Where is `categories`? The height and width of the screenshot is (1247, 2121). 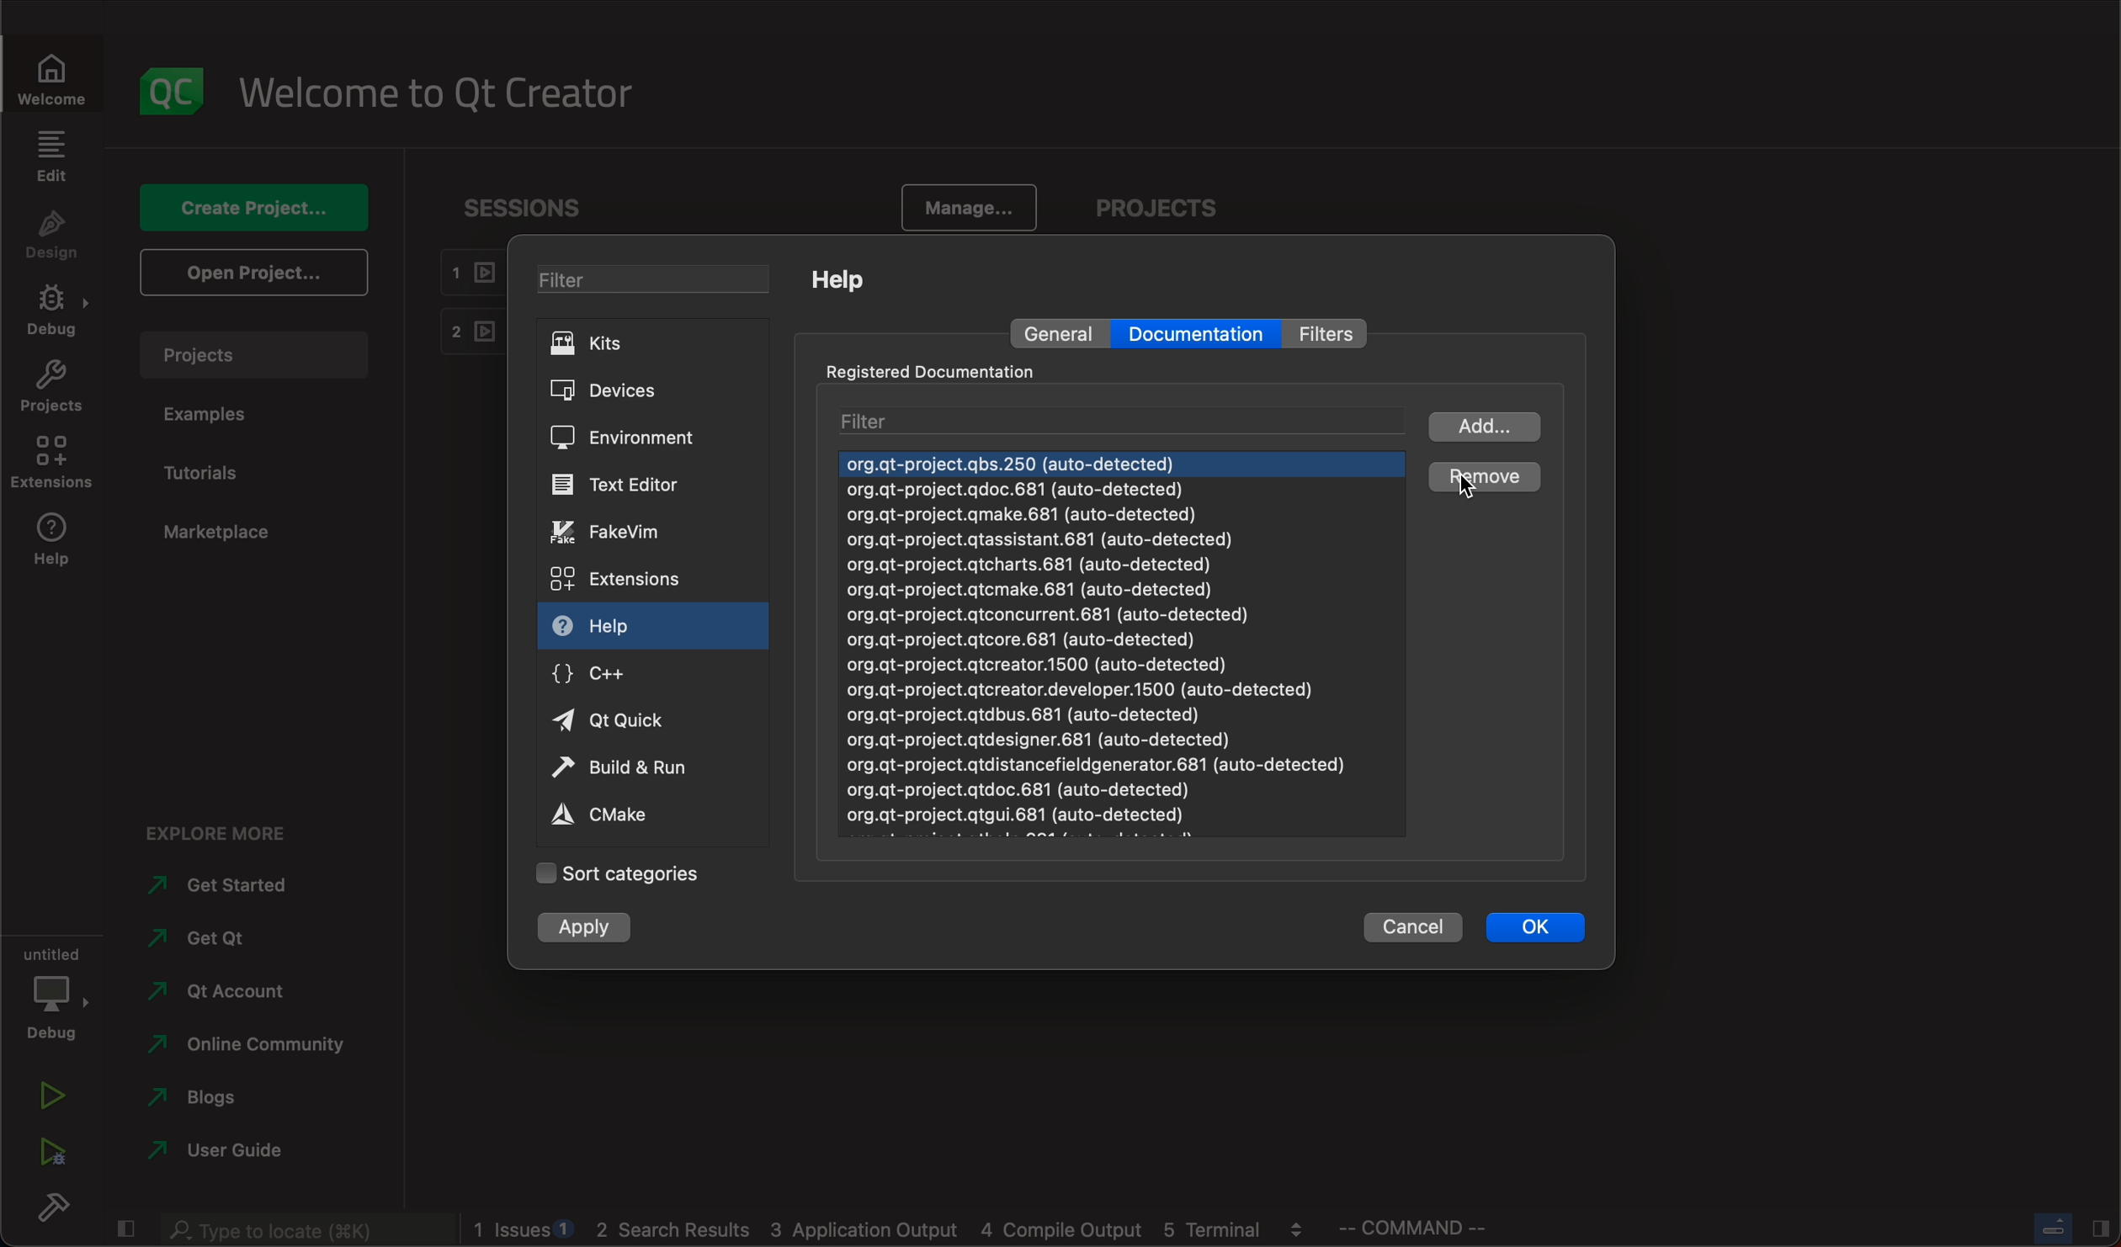 categories is located at coordinates (624, 876).